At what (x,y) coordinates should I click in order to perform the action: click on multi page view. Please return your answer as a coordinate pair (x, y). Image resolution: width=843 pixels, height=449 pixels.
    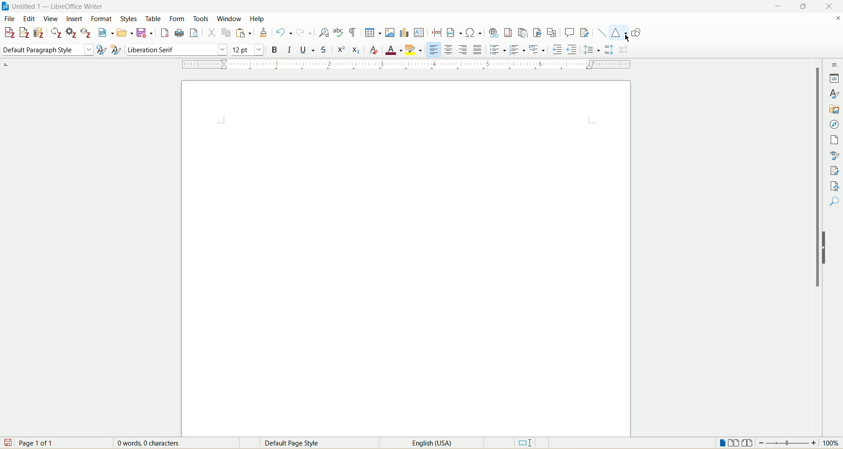
    Looking at the image, I should click on (734, 442).